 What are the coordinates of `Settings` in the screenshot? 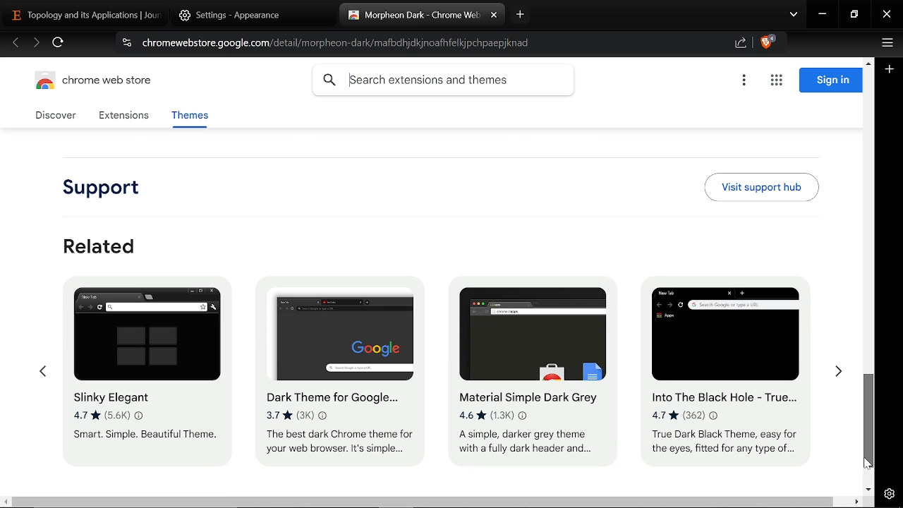 It's located at (889, 494).